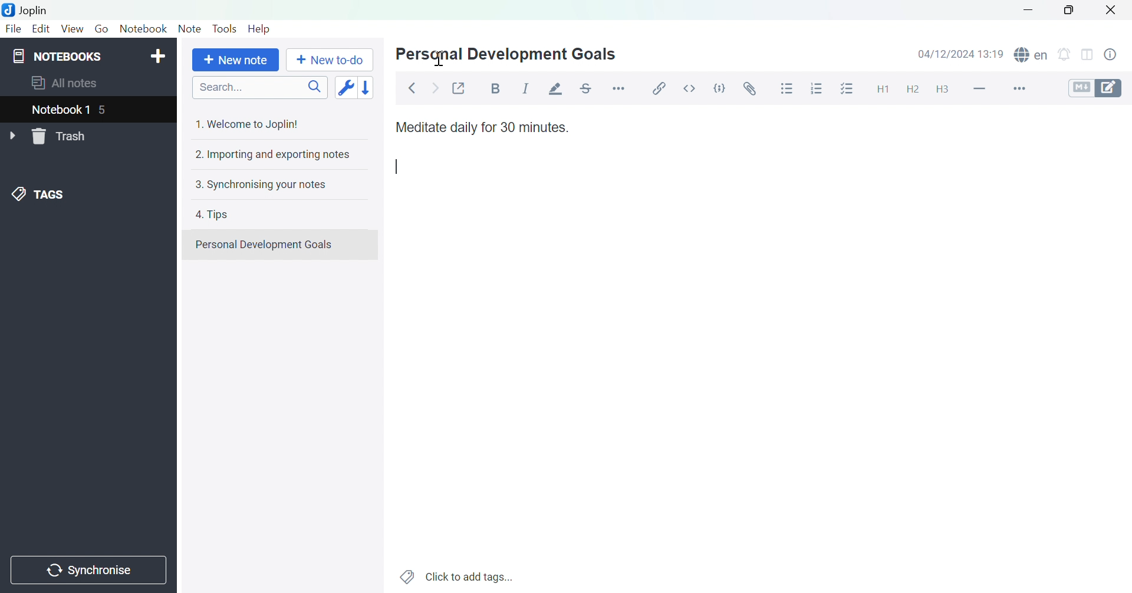  What do you see at coordinates (252, 124) in the screenshot?
I see `1. Welcome to Joplin!` at bounding box center [252, 124].